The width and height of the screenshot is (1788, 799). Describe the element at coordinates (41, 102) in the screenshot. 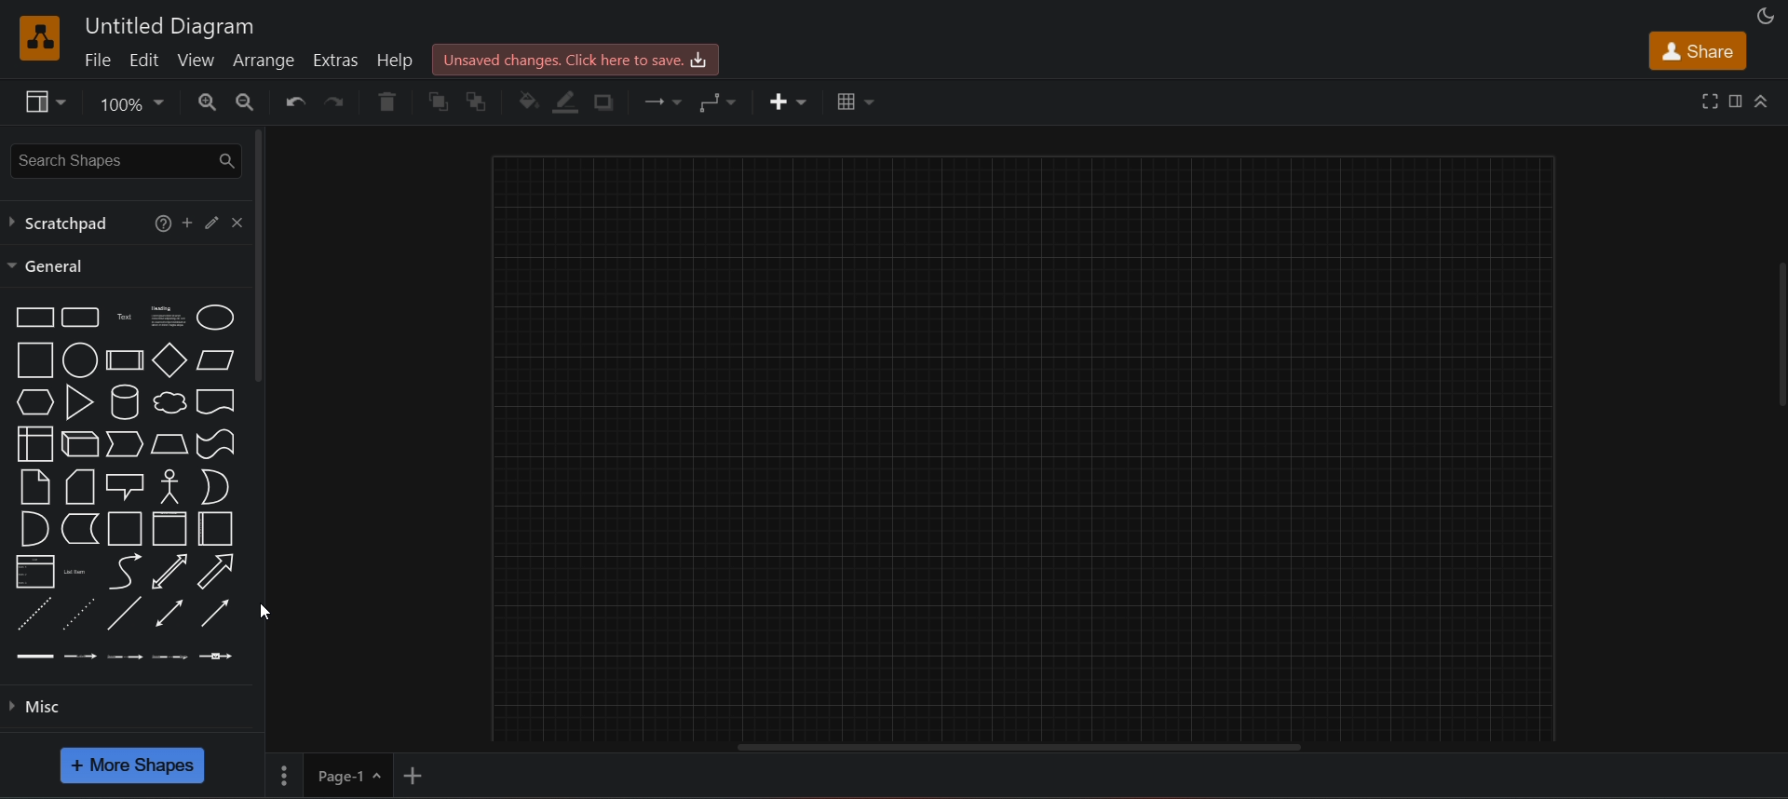

I see `view` at that location.